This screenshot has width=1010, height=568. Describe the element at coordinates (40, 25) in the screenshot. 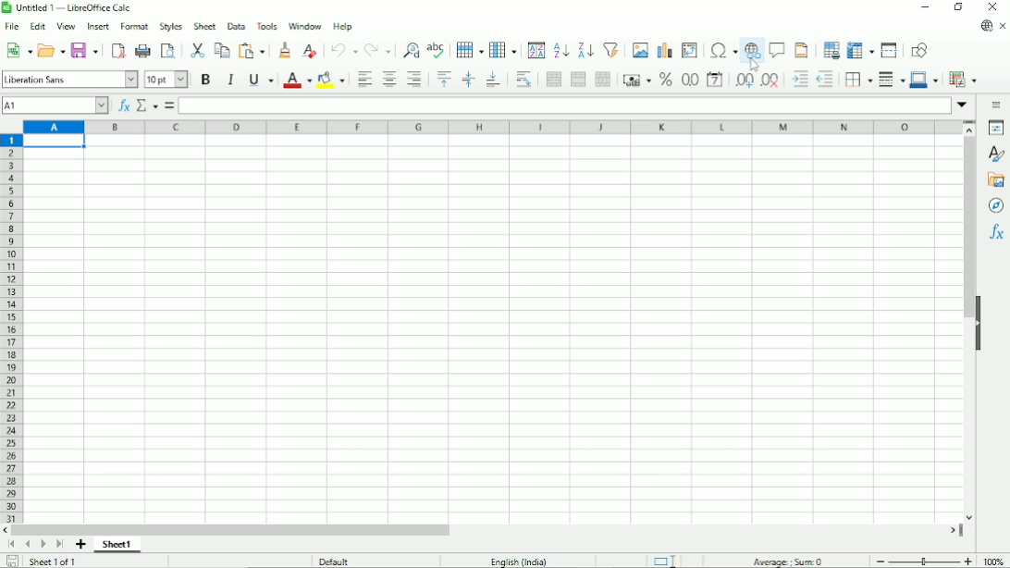

I see `edit` at that location.